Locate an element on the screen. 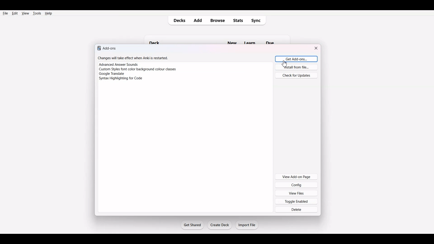 Image resolution: width=434 pixels, height=244 pixels. Decks is located at coordinates (178, 21).